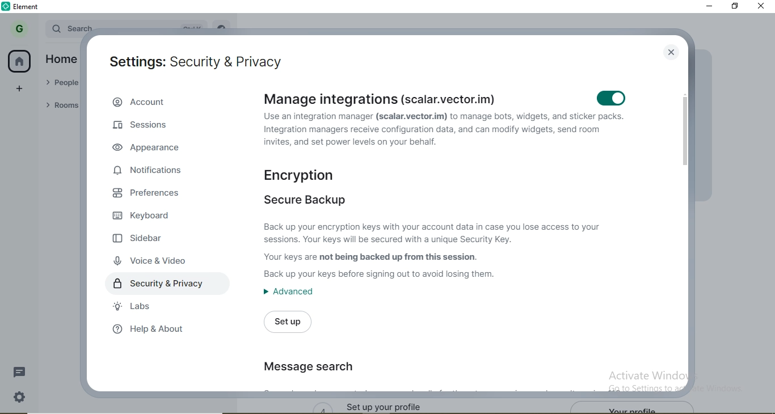 This screenshot has width=775, height=414. I want to click on Text2, so click(437, 250).